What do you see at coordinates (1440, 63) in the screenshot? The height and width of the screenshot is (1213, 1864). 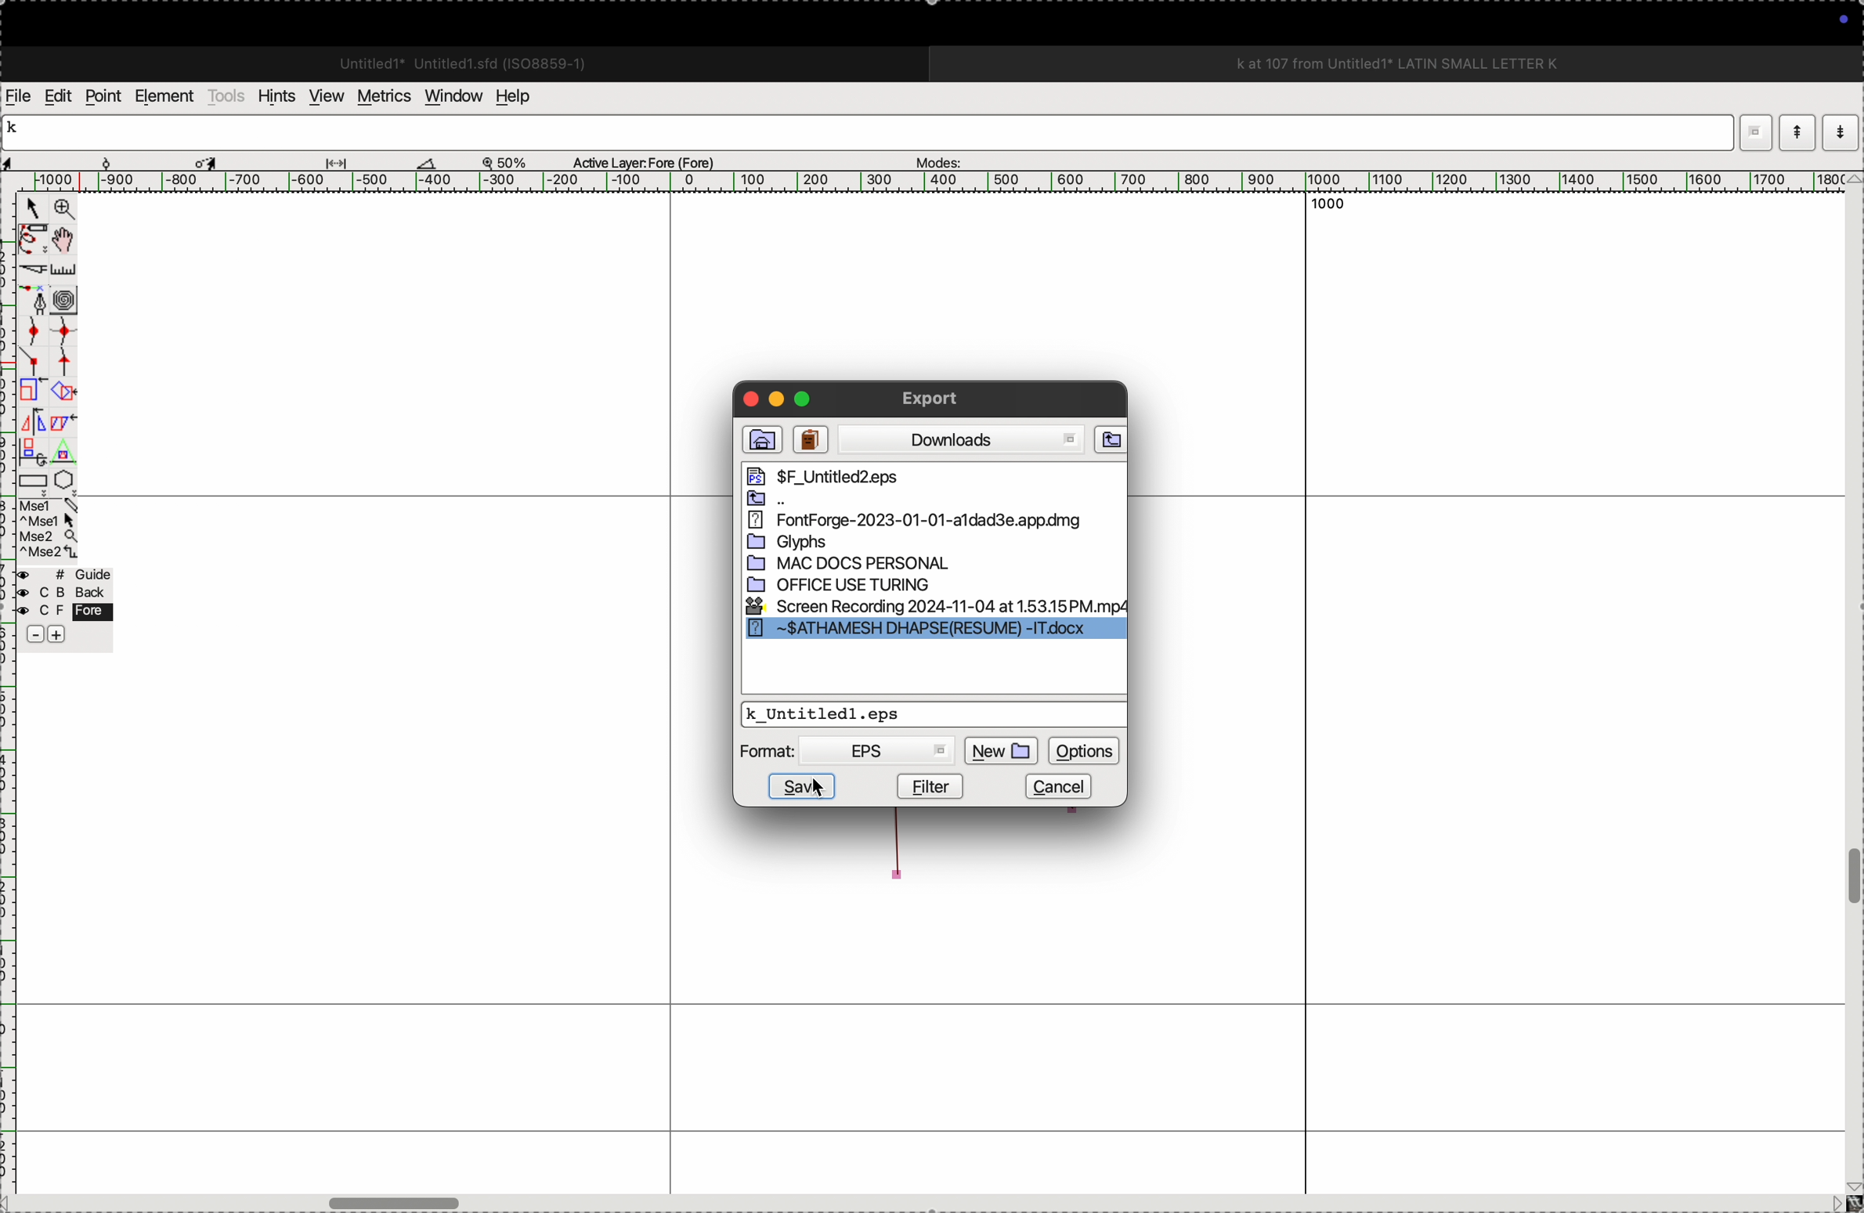 I see `title` at bounding box center [1440, 63].